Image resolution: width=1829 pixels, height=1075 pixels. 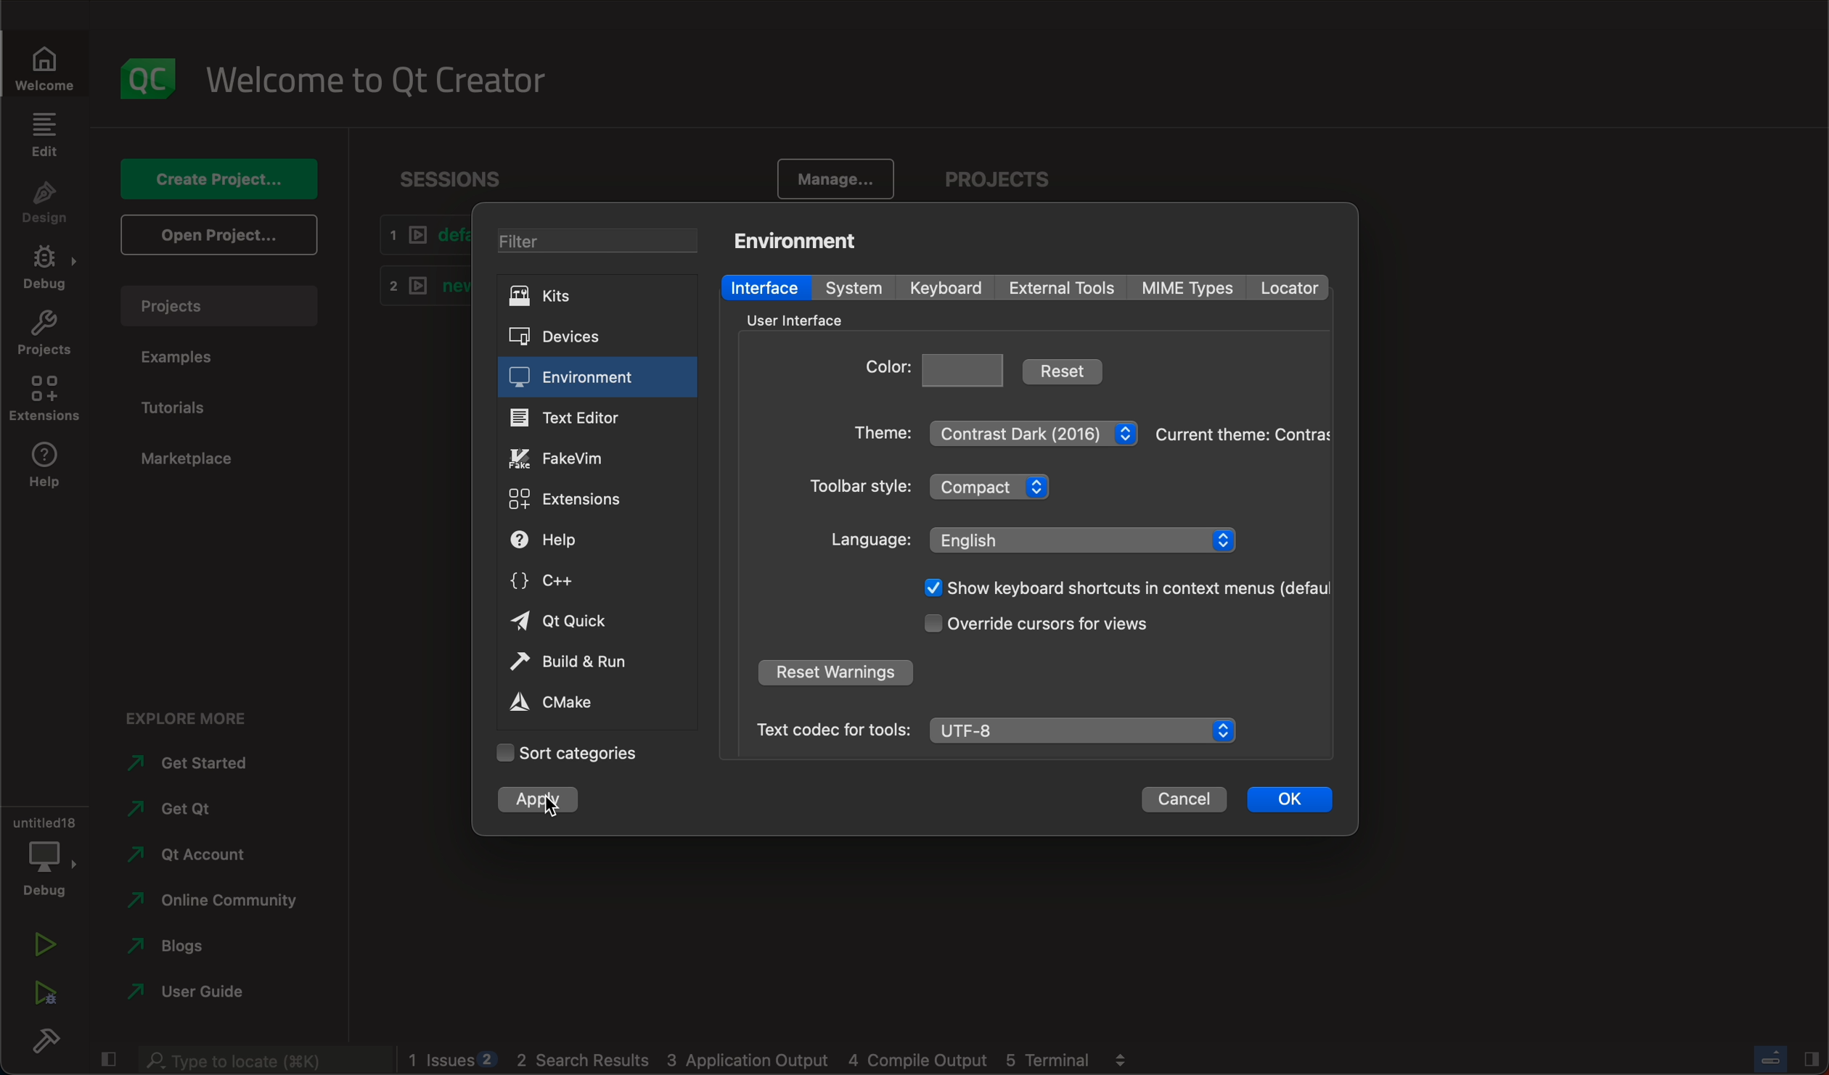 I want to click on examples, so click(x=184, y=358).